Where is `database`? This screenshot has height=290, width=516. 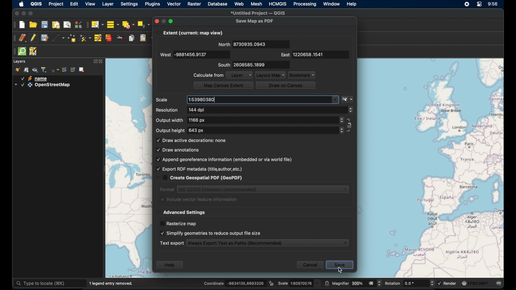 database is located at coordinates (217, 4).